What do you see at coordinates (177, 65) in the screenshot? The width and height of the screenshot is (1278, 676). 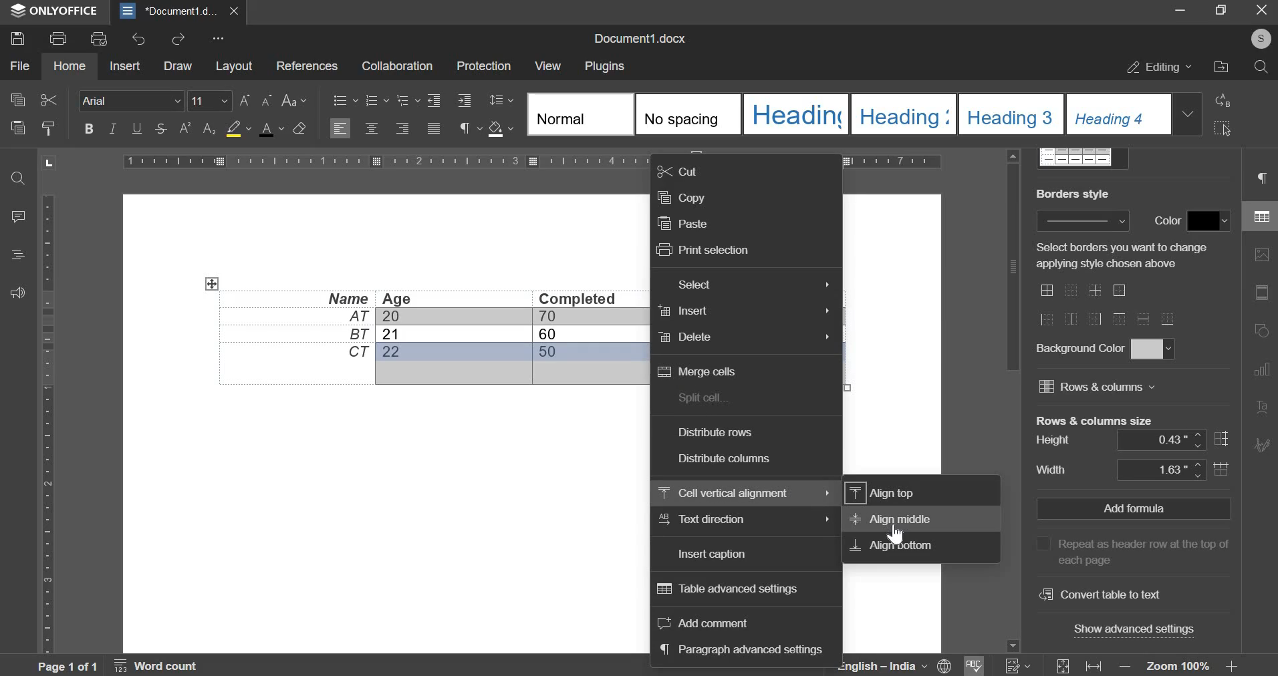 I see `draw` at bounding box center [177, 65].